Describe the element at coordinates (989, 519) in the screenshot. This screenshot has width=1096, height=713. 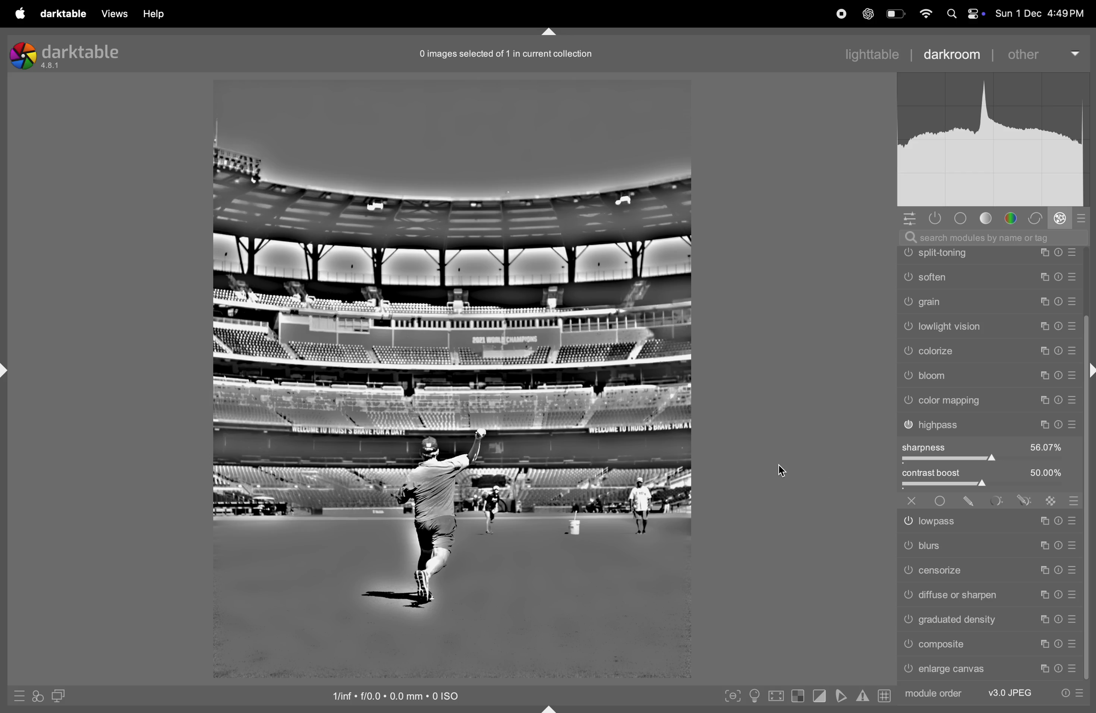
I see `low pass` at that location.